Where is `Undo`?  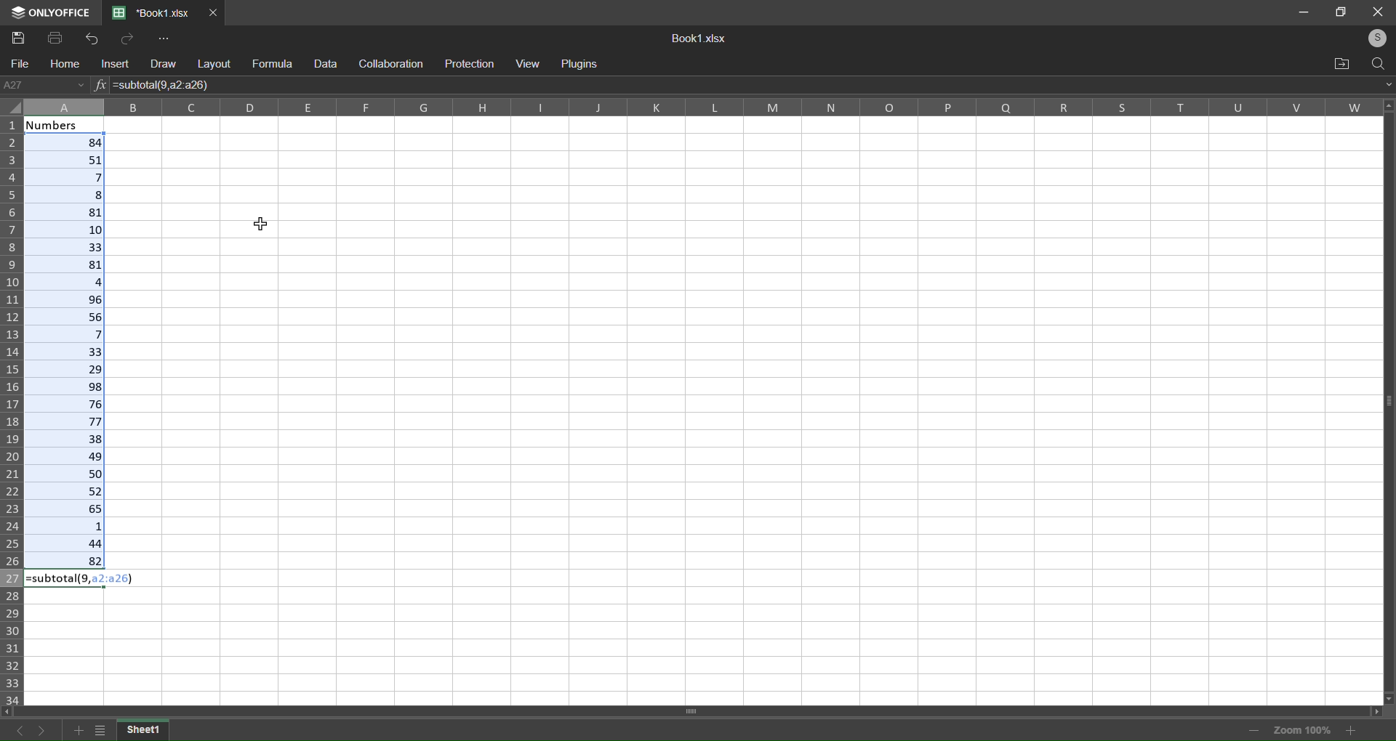
Undo is located at coordinates (90, 40).